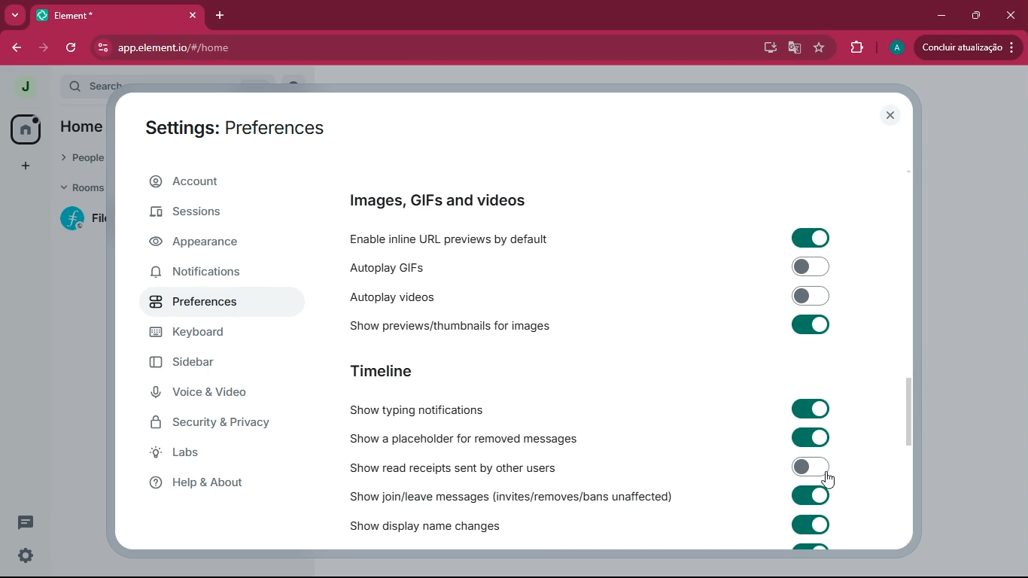 The height and width of the screenshot is (578, 1028). I want to click on toggled off, so click(811, 467).